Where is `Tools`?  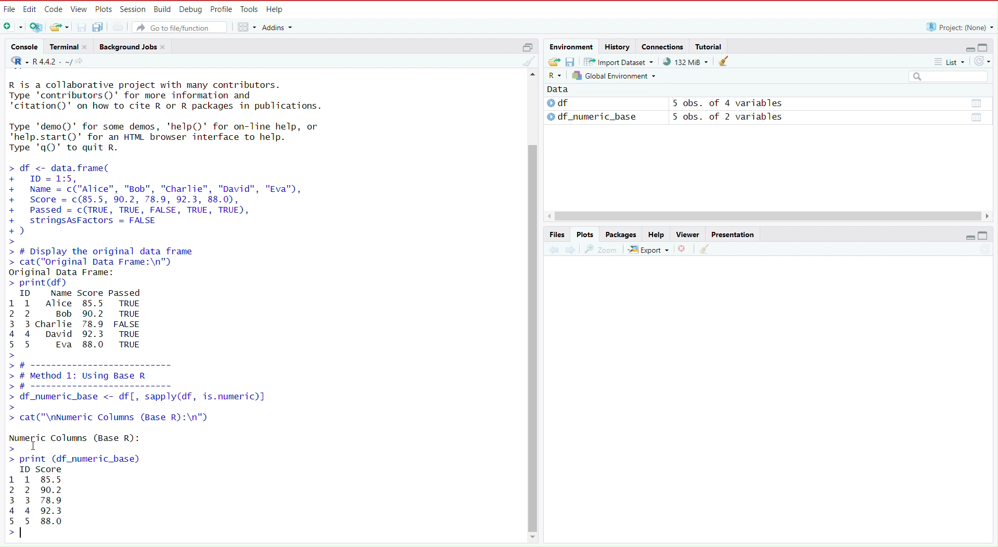 Tools is located at coordinates (250, 9).